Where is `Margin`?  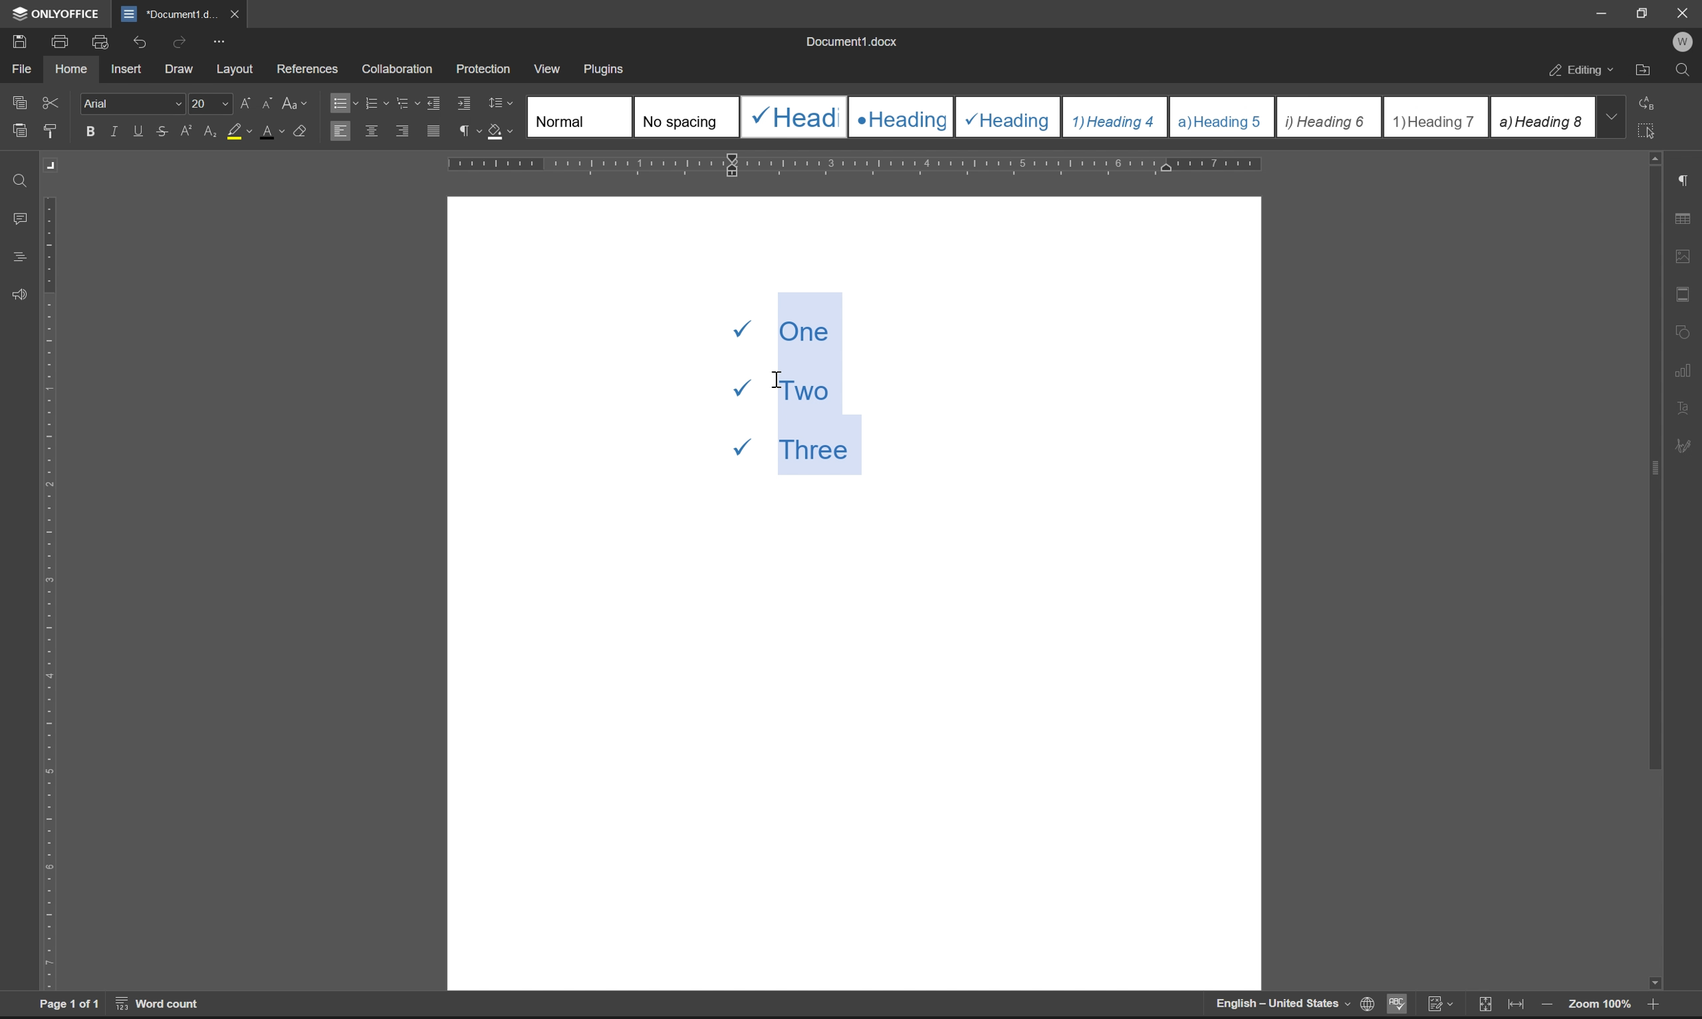
Margin is located at coordinates (53, 165).